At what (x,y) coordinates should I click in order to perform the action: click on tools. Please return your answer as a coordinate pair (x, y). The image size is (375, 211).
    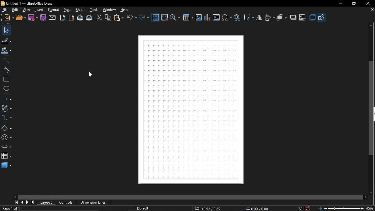
    Looking at the image, I should click on (95, 10).